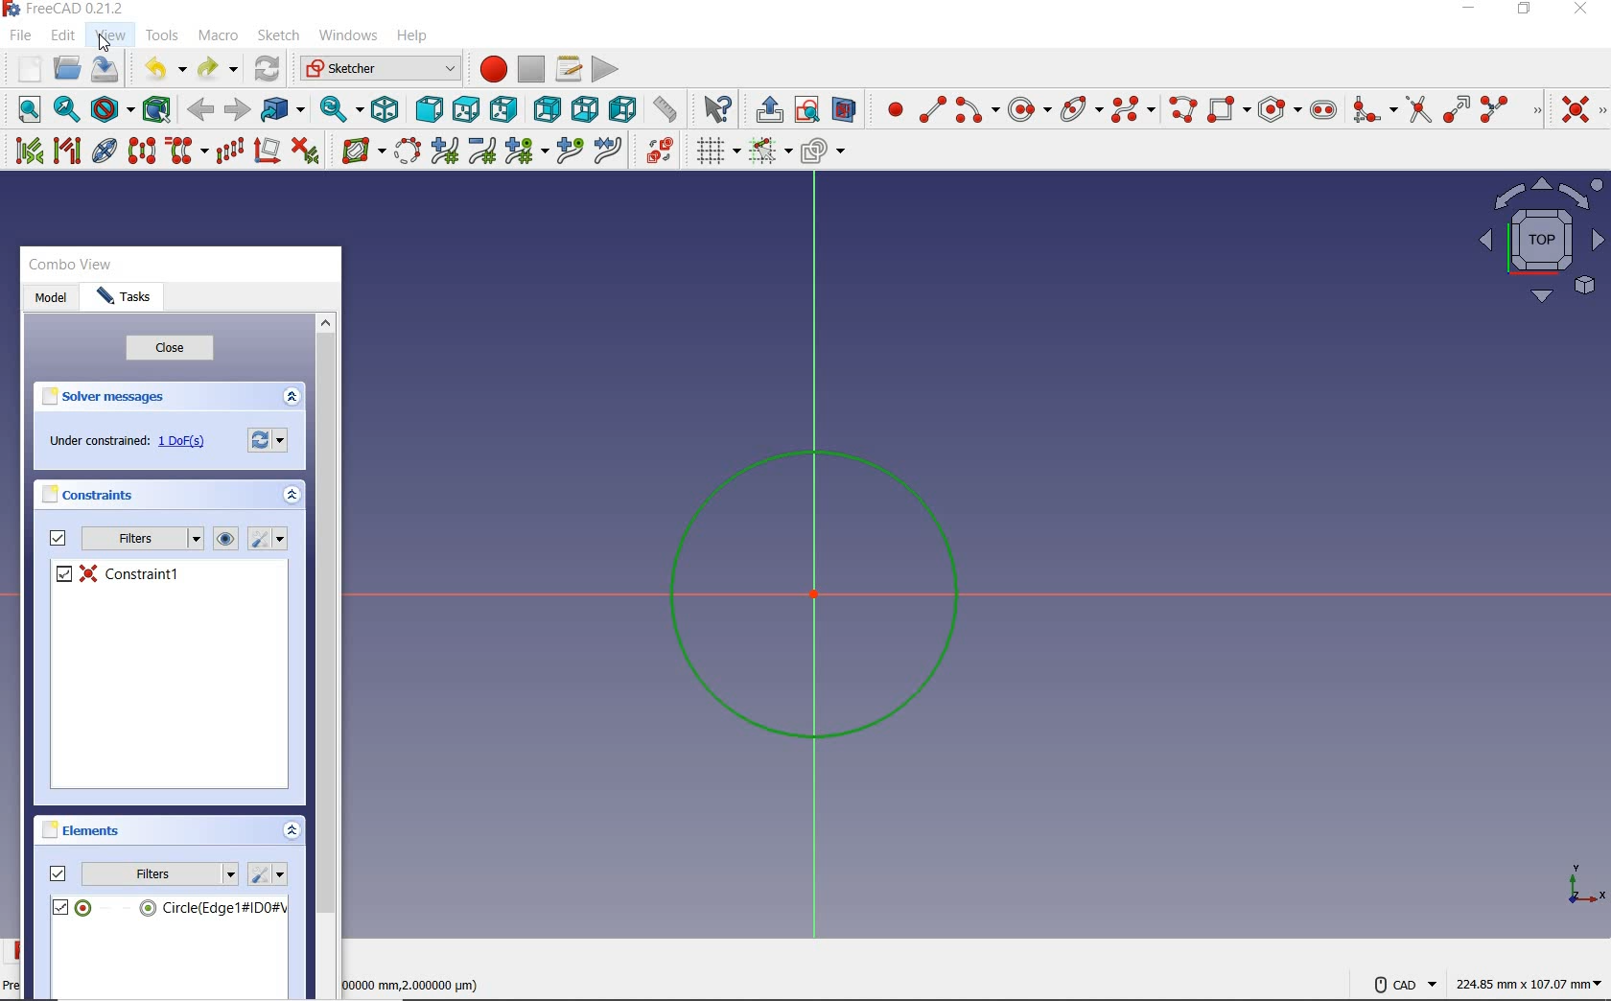  Describe the element at coordinates (1083, 111) in the screenshot. I see `create conic` at that location.